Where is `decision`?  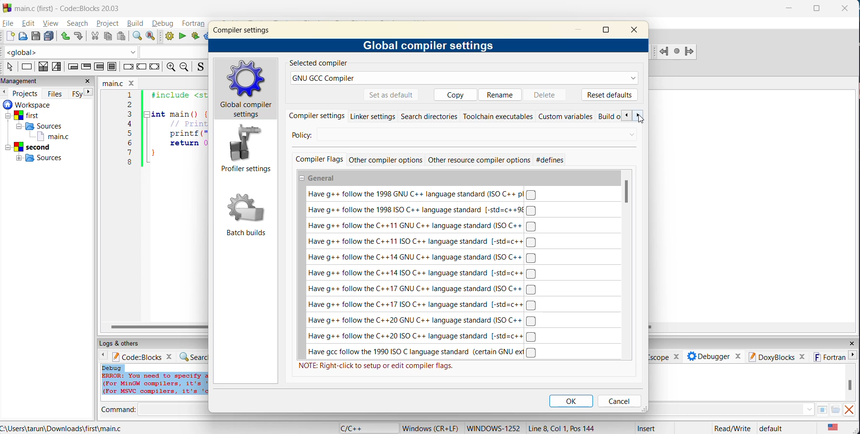 decision is located at coordinates (42, 67).